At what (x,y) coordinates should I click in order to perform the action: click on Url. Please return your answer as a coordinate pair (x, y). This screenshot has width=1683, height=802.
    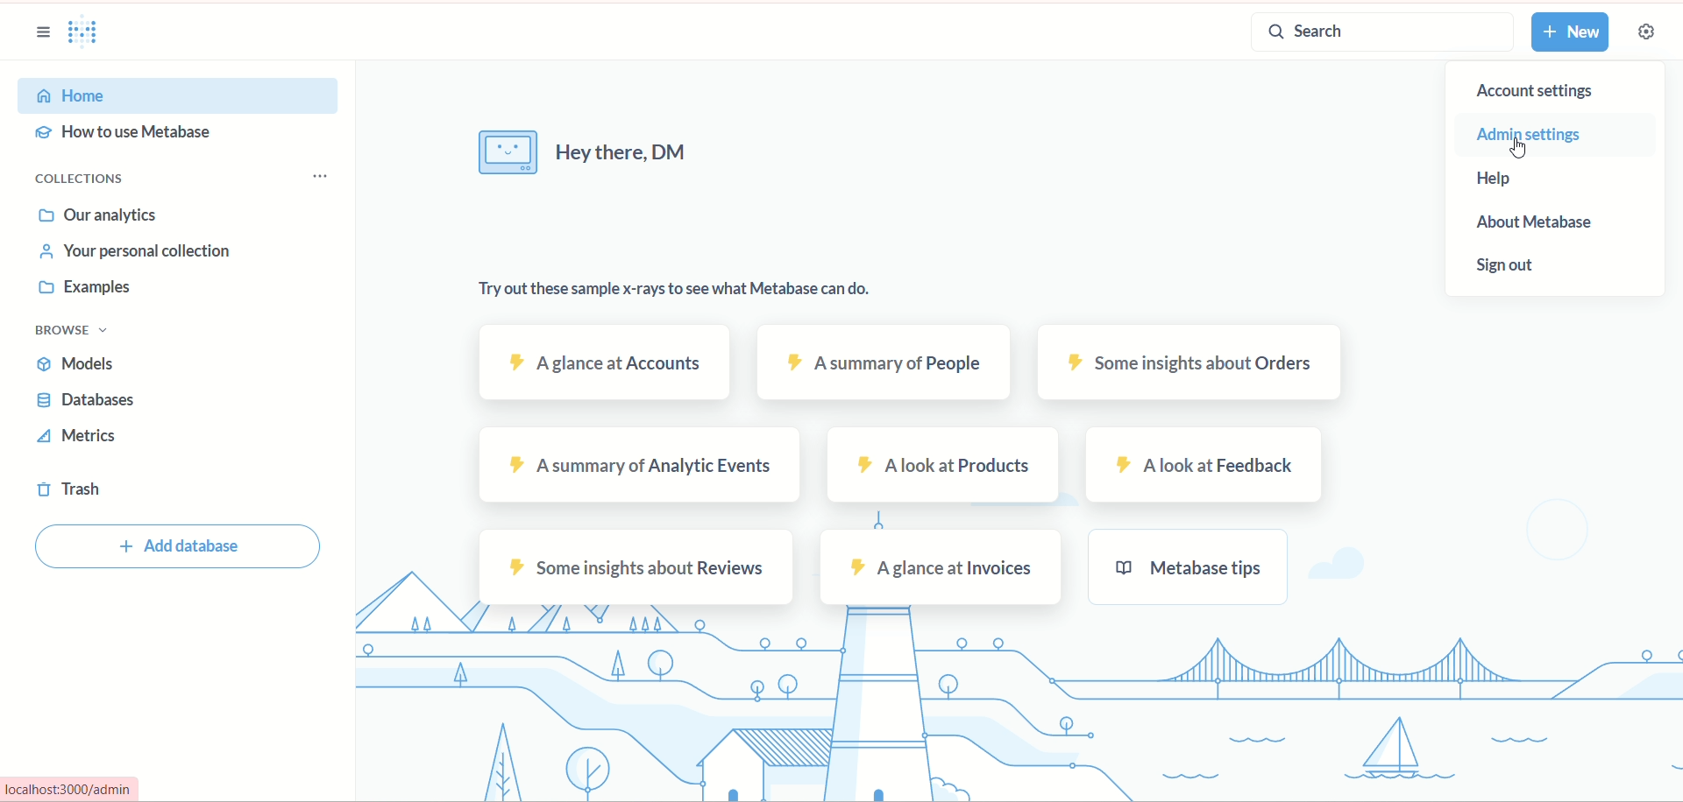
    Looking at the image, I should click on (68, 788).